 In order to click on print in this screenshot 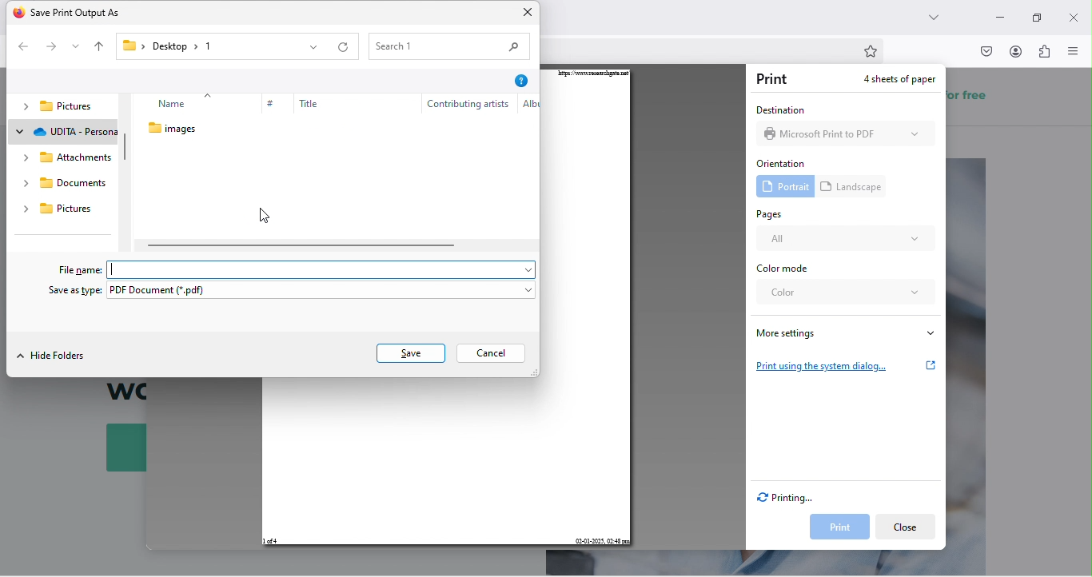, I will do `click(775, 80)`.